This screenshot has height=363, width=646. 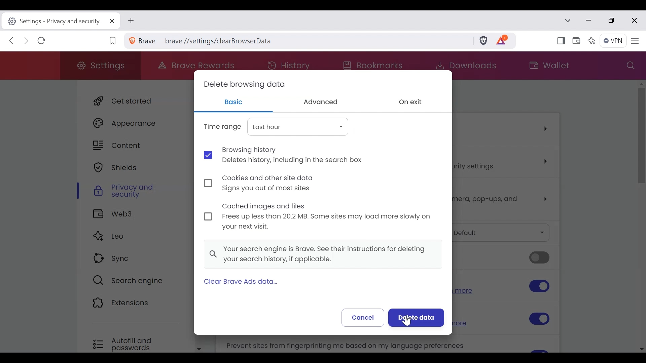 What do you see at coordinates (278, 127) in the screenshot?
I see `Time Range` at bounding box center [278, 127].